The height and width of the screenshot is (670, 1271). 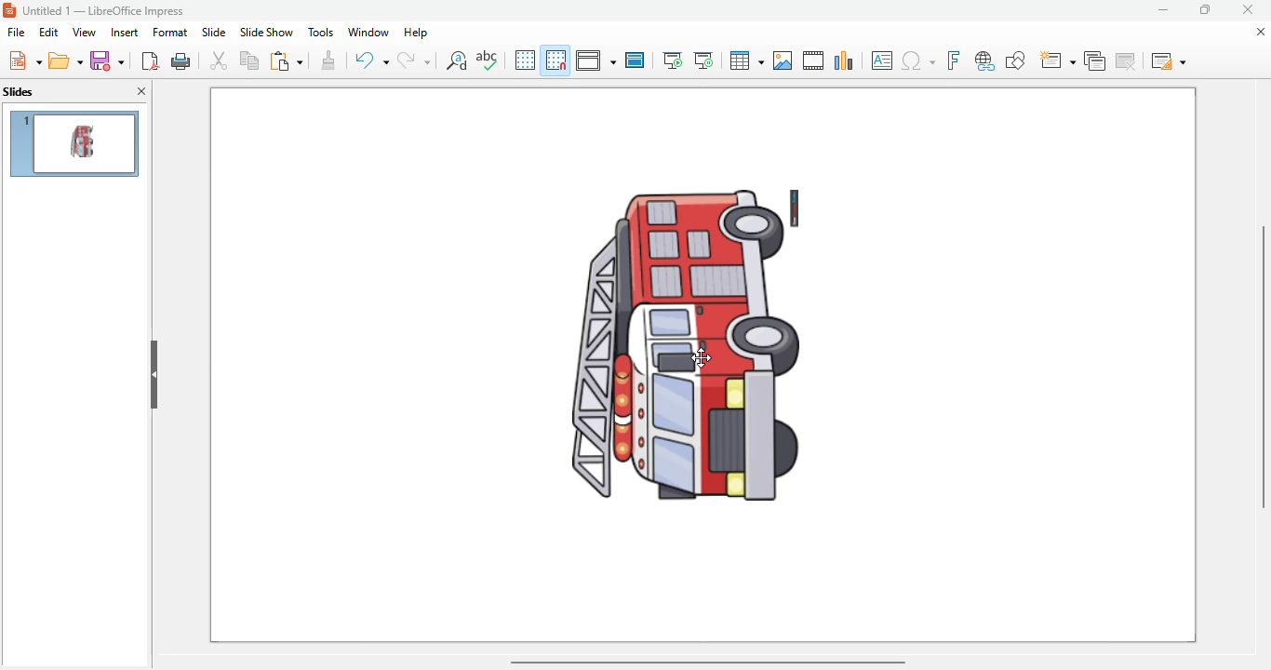 What do you see at coordinates (17, 32) in the screenshot?
I see `file` at bounding box center [17, 32].